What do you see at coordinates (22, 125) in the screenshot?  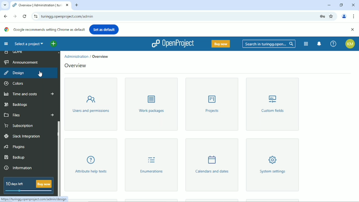 I see `Subscription` at bounding box center [22, 125].